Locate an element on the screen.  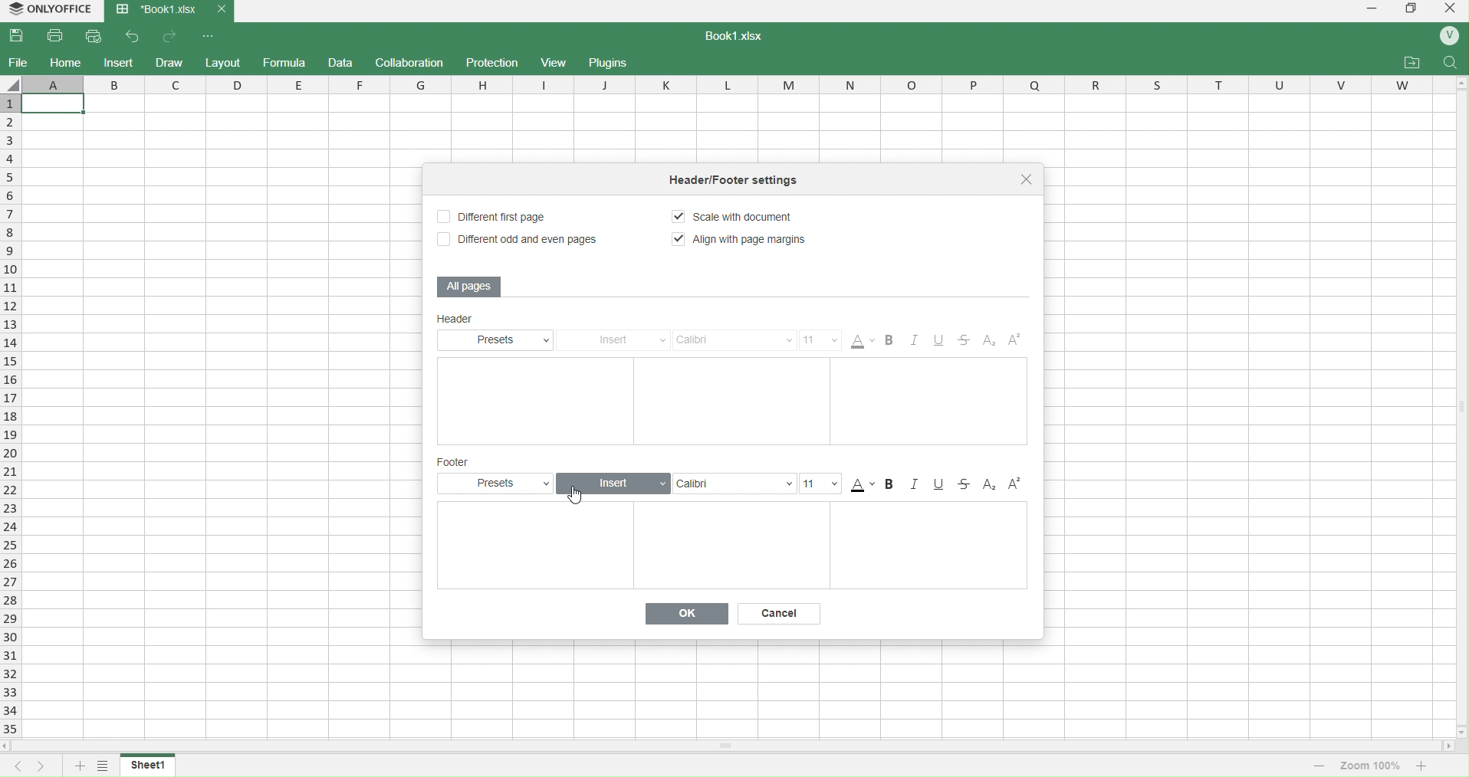
column is located at coordinates (738, 84).